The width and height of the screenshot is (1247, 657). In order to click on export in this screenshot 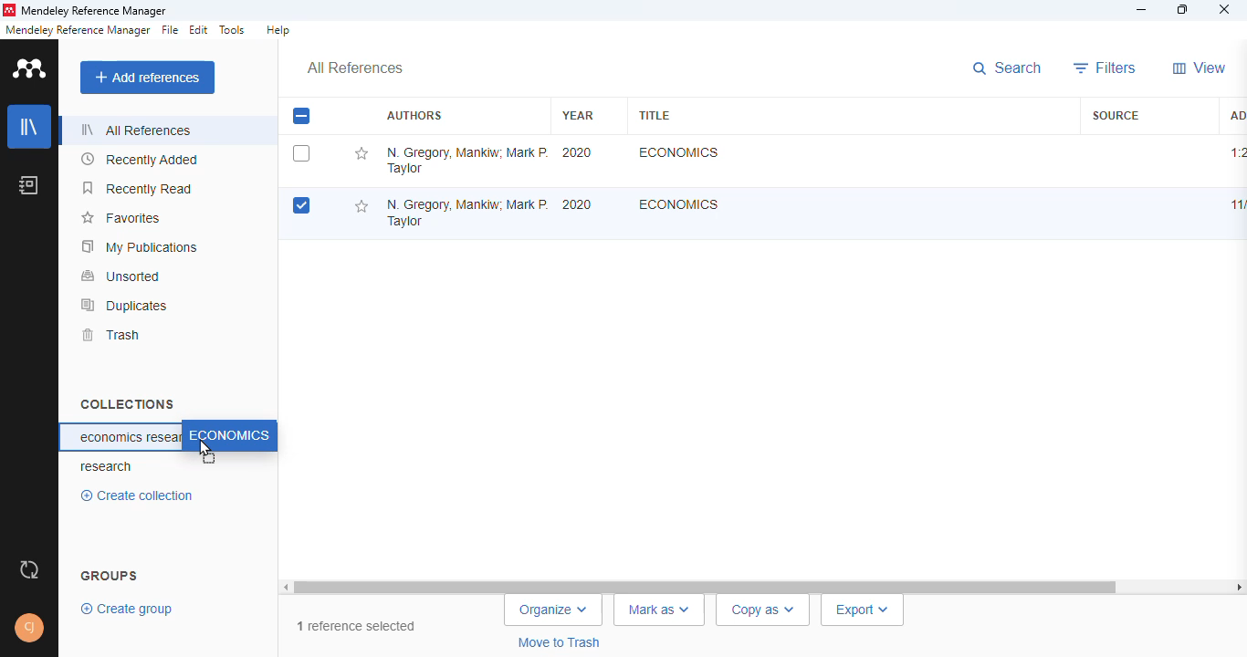, I will do `click(861, 611)`.